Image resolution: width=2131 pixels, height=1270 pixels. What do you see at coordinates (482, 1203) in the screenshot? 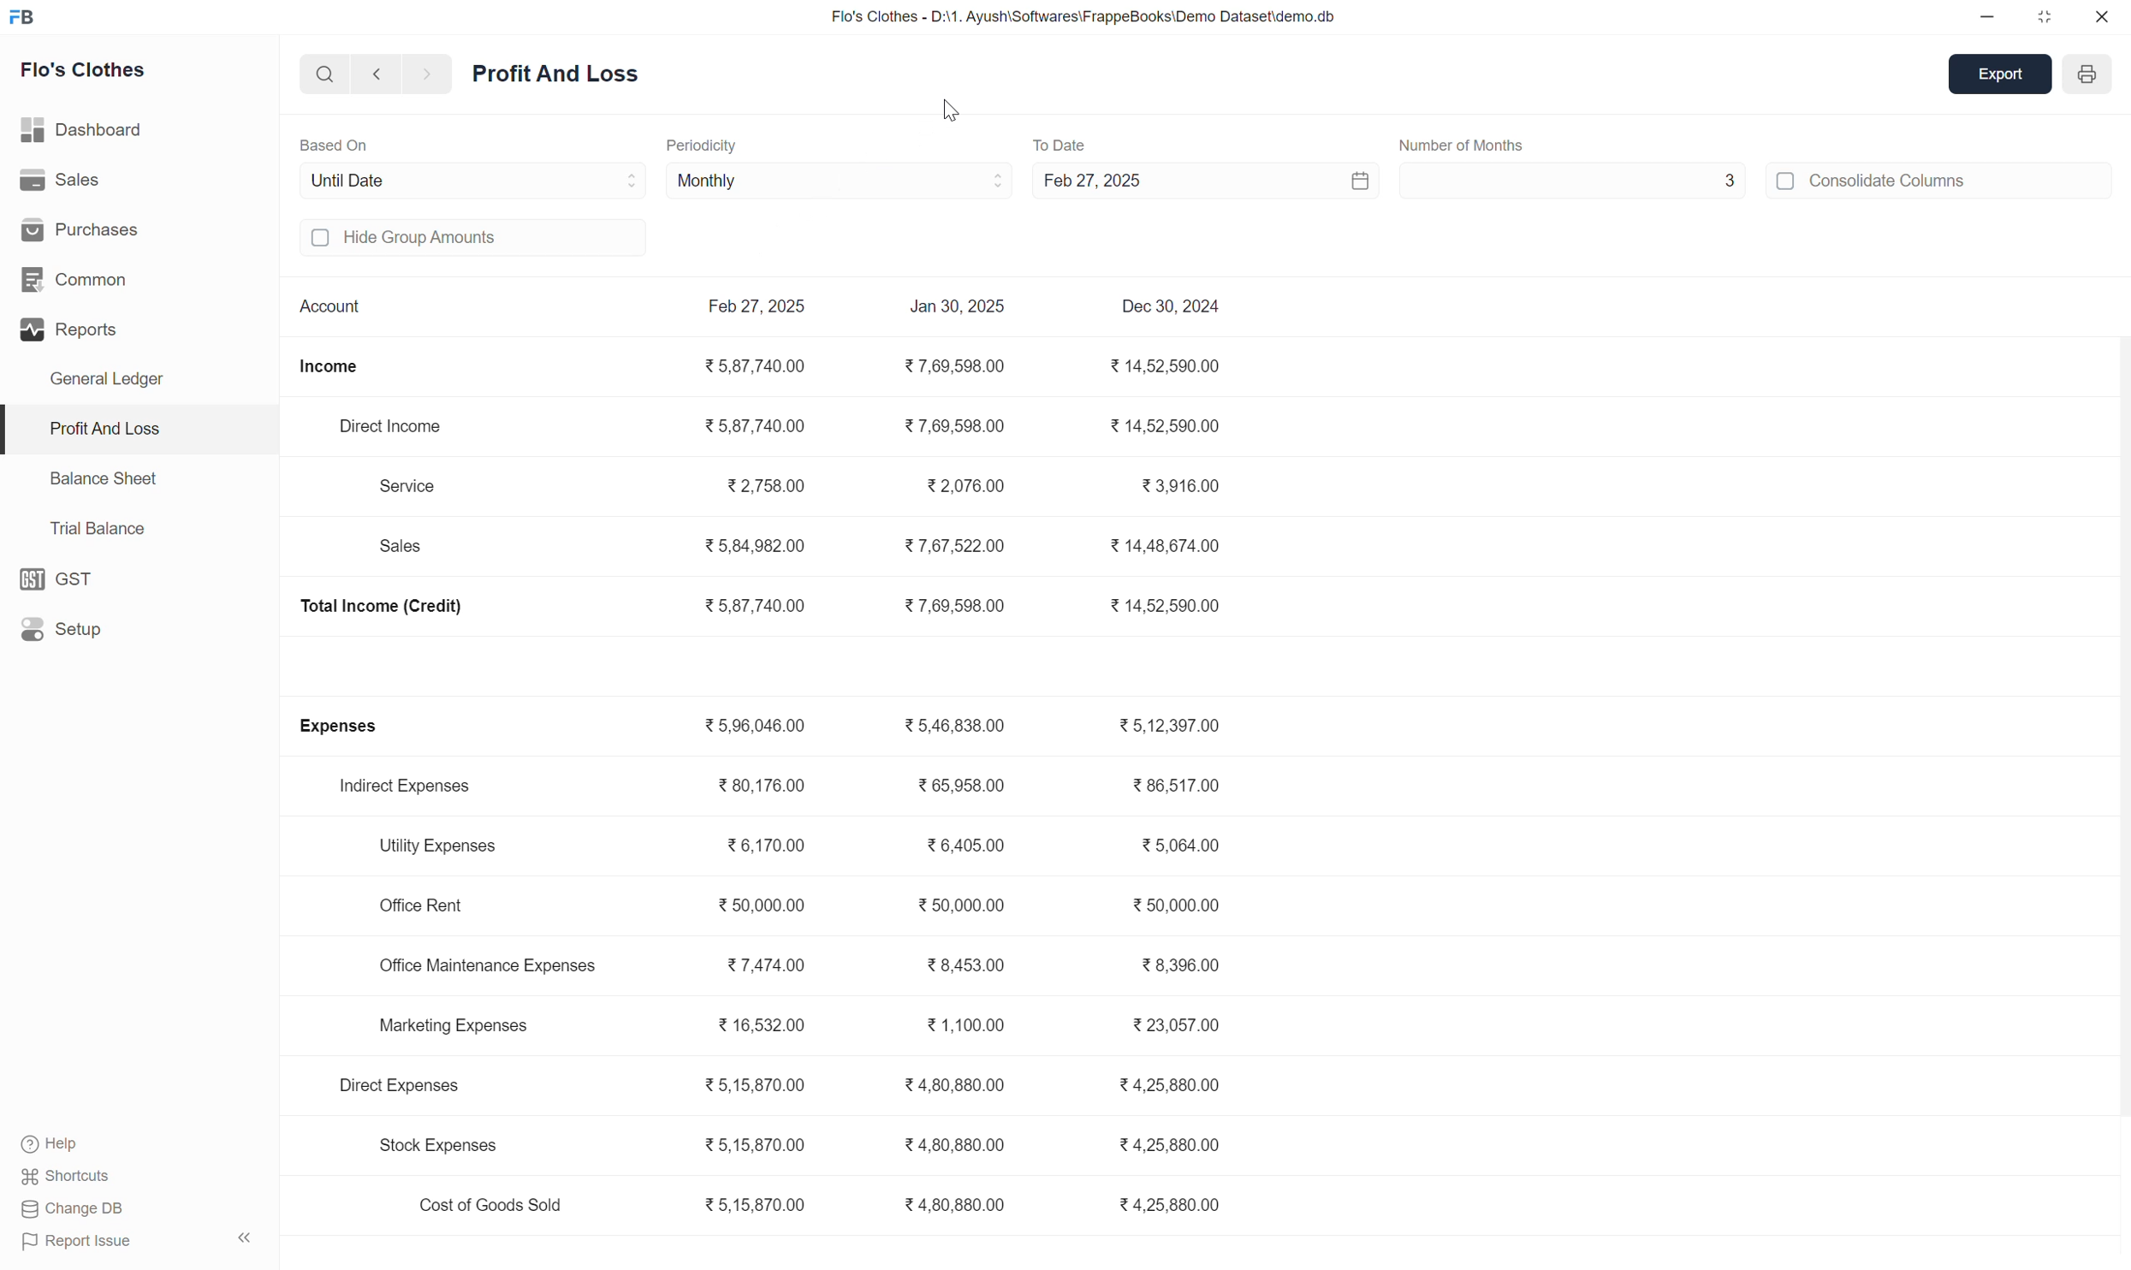
I see `Cost of Goods Sold` at bounding box center [482, 1203].